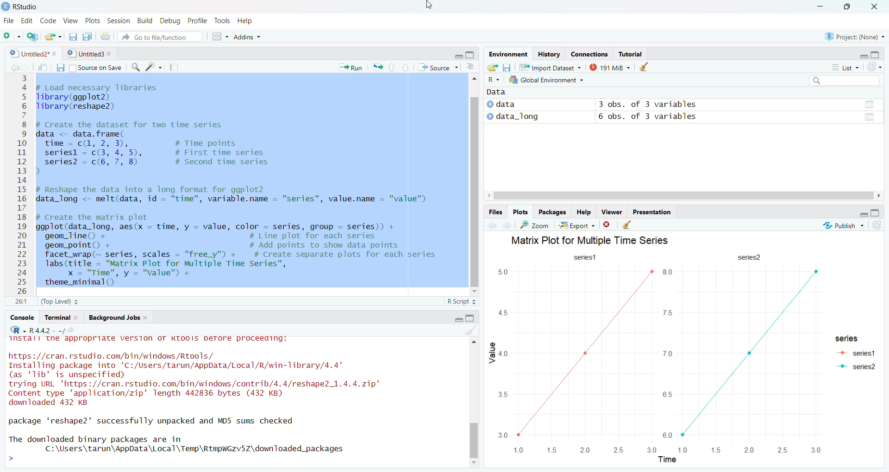 The height and width of the screenshot is (472, 889). Describe the element at coordinates (21, 301) in the screenshot. I see `11` at that location.